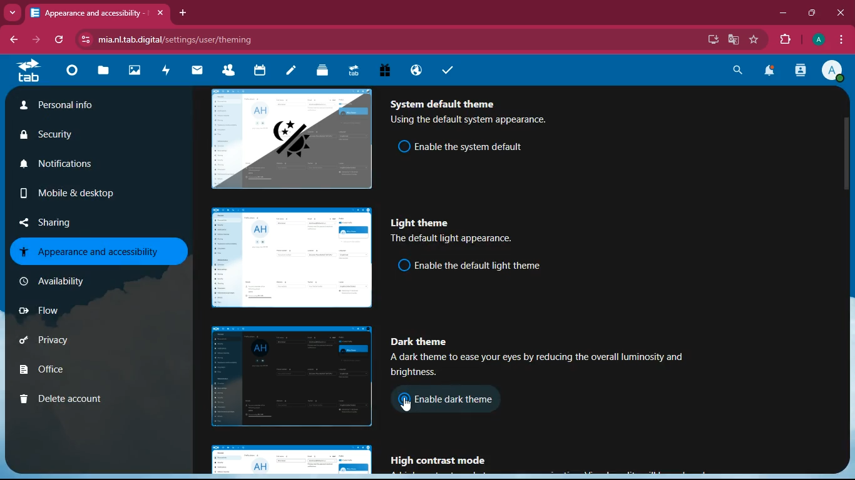 The width and height of the screenshot is (855, 480). Describe the element at coordinates (322, 72) in the screenshot. I see `layers` at that location.